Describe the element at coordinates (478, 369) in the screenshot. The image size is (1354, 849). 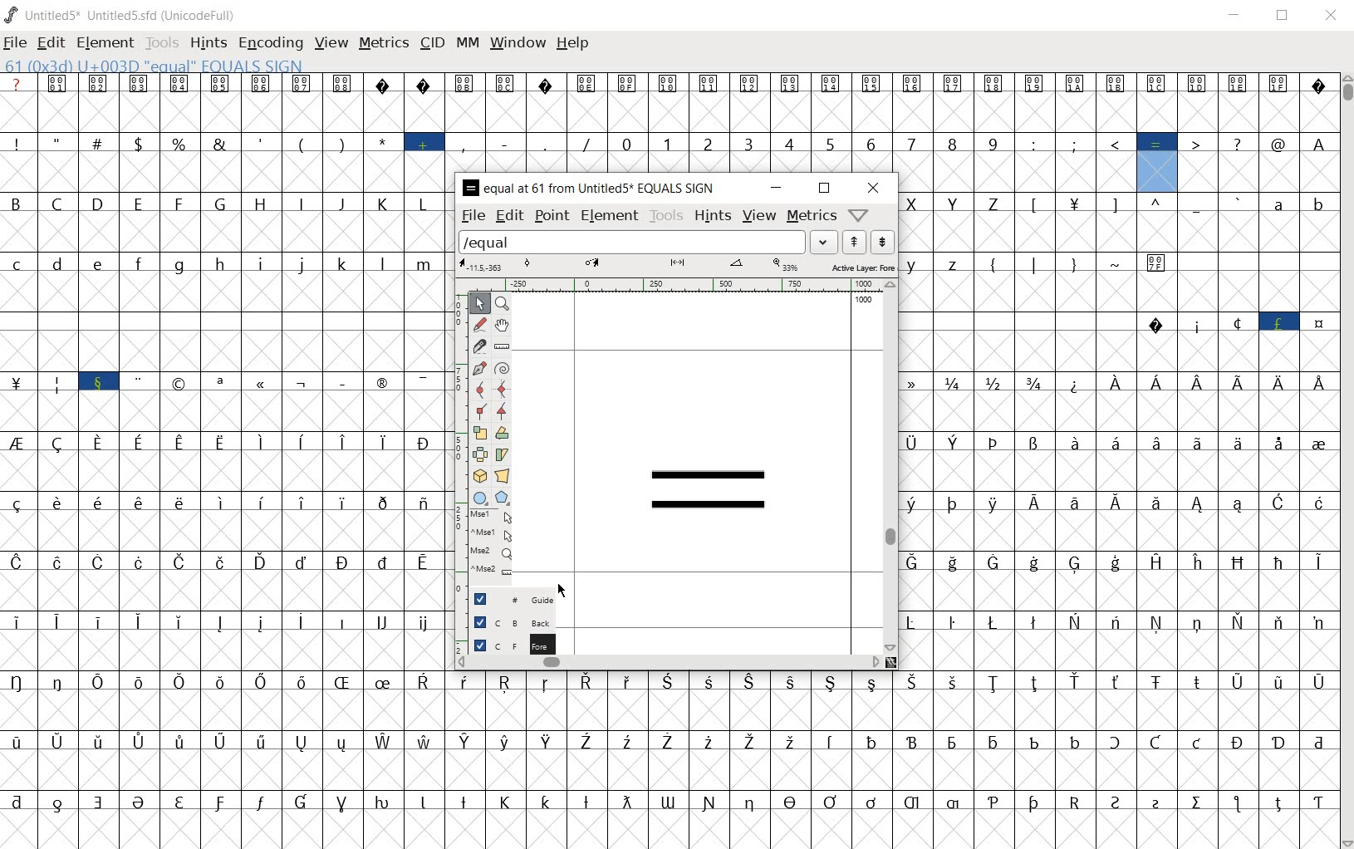
I see `add a point, then drag out its control points` at that location.